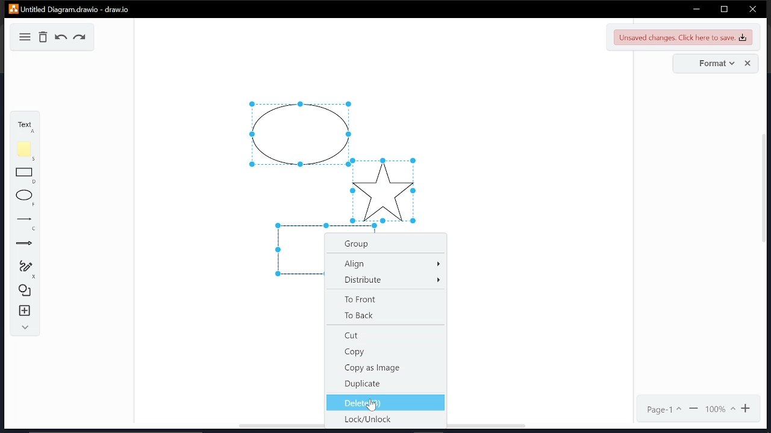 The height and width of the screenshot is (433, 771). I want to click on lines, so click(27, 224).